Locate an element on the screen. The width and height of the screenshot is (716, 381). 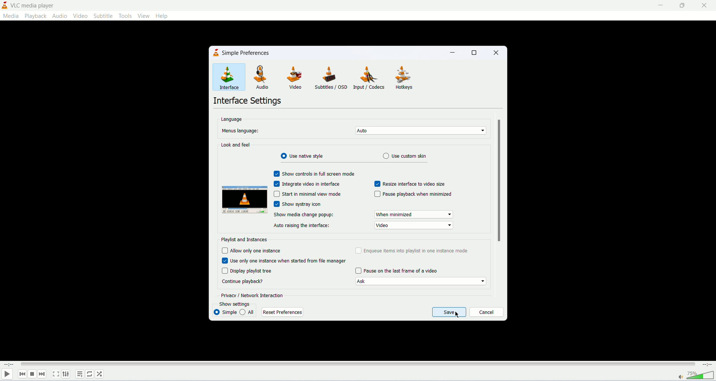
played time is located at coordinates (9, 365).